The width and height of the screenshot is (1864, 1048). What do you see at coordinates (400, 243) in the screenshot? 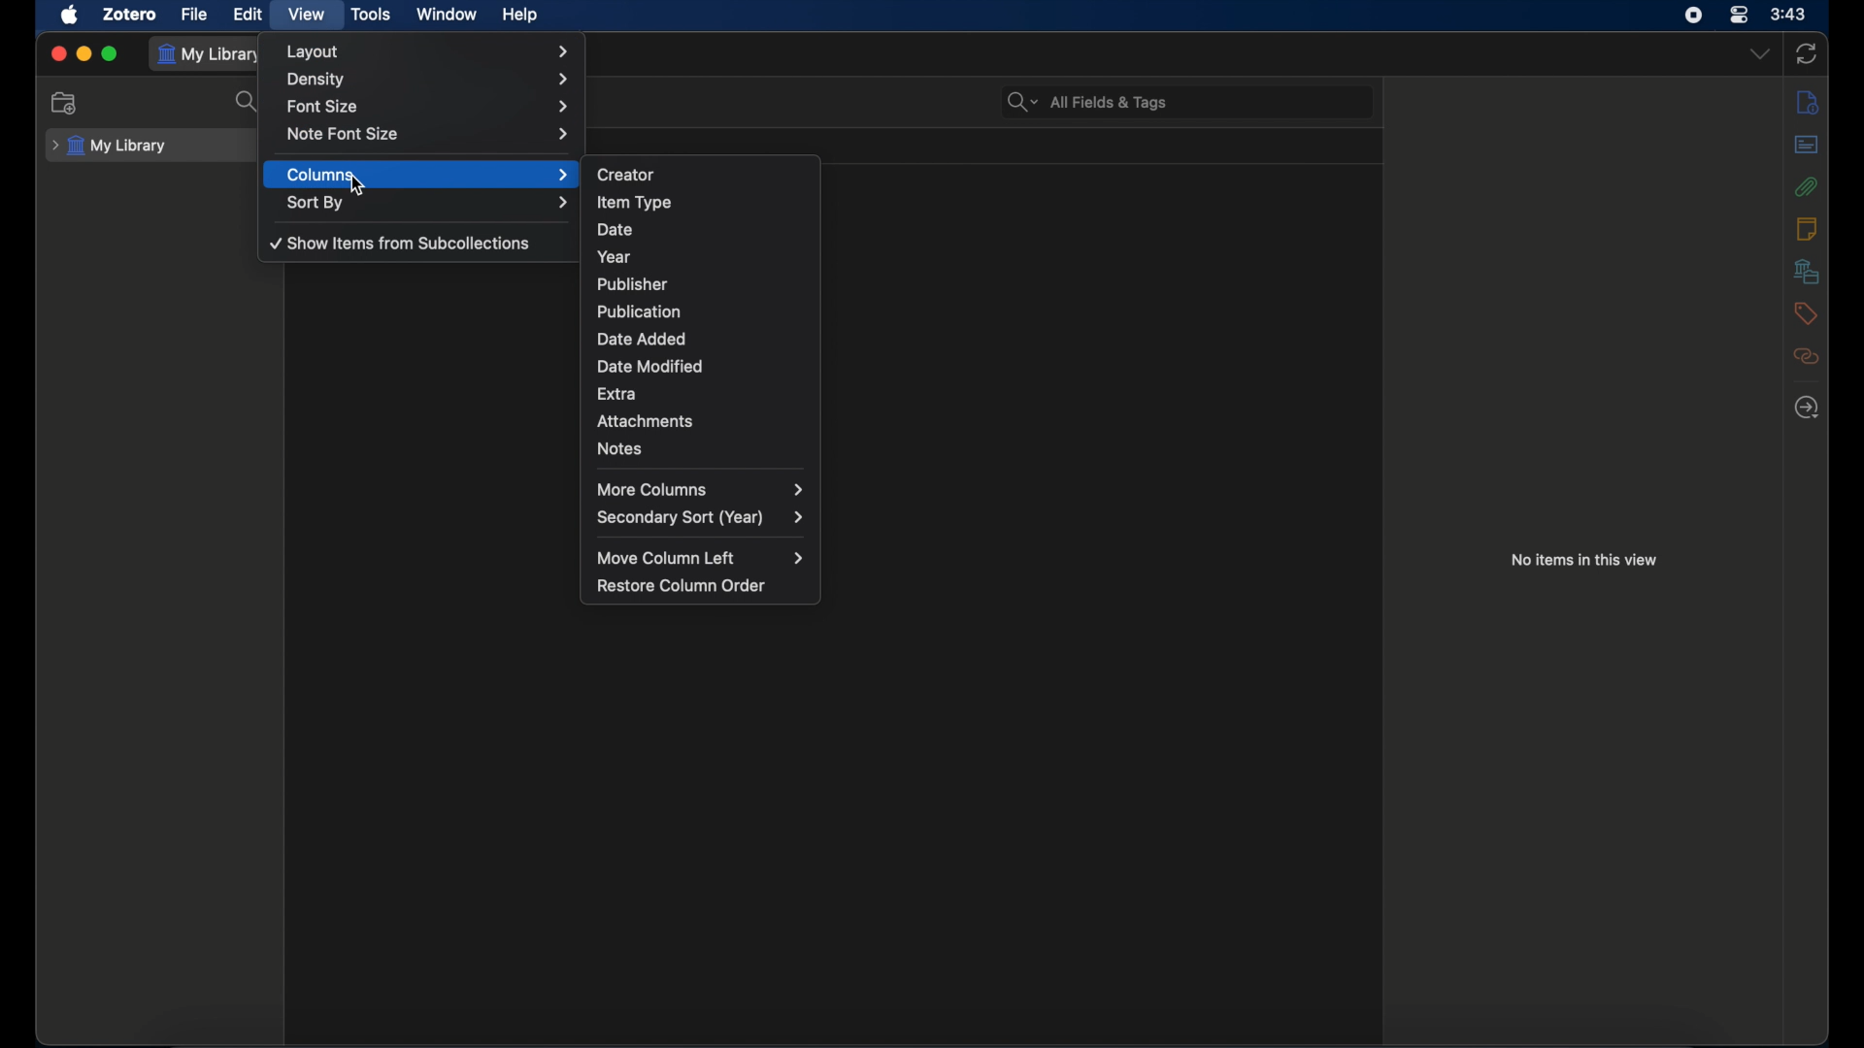
I see `show items from subcollections` at bounding box center [400, 243].